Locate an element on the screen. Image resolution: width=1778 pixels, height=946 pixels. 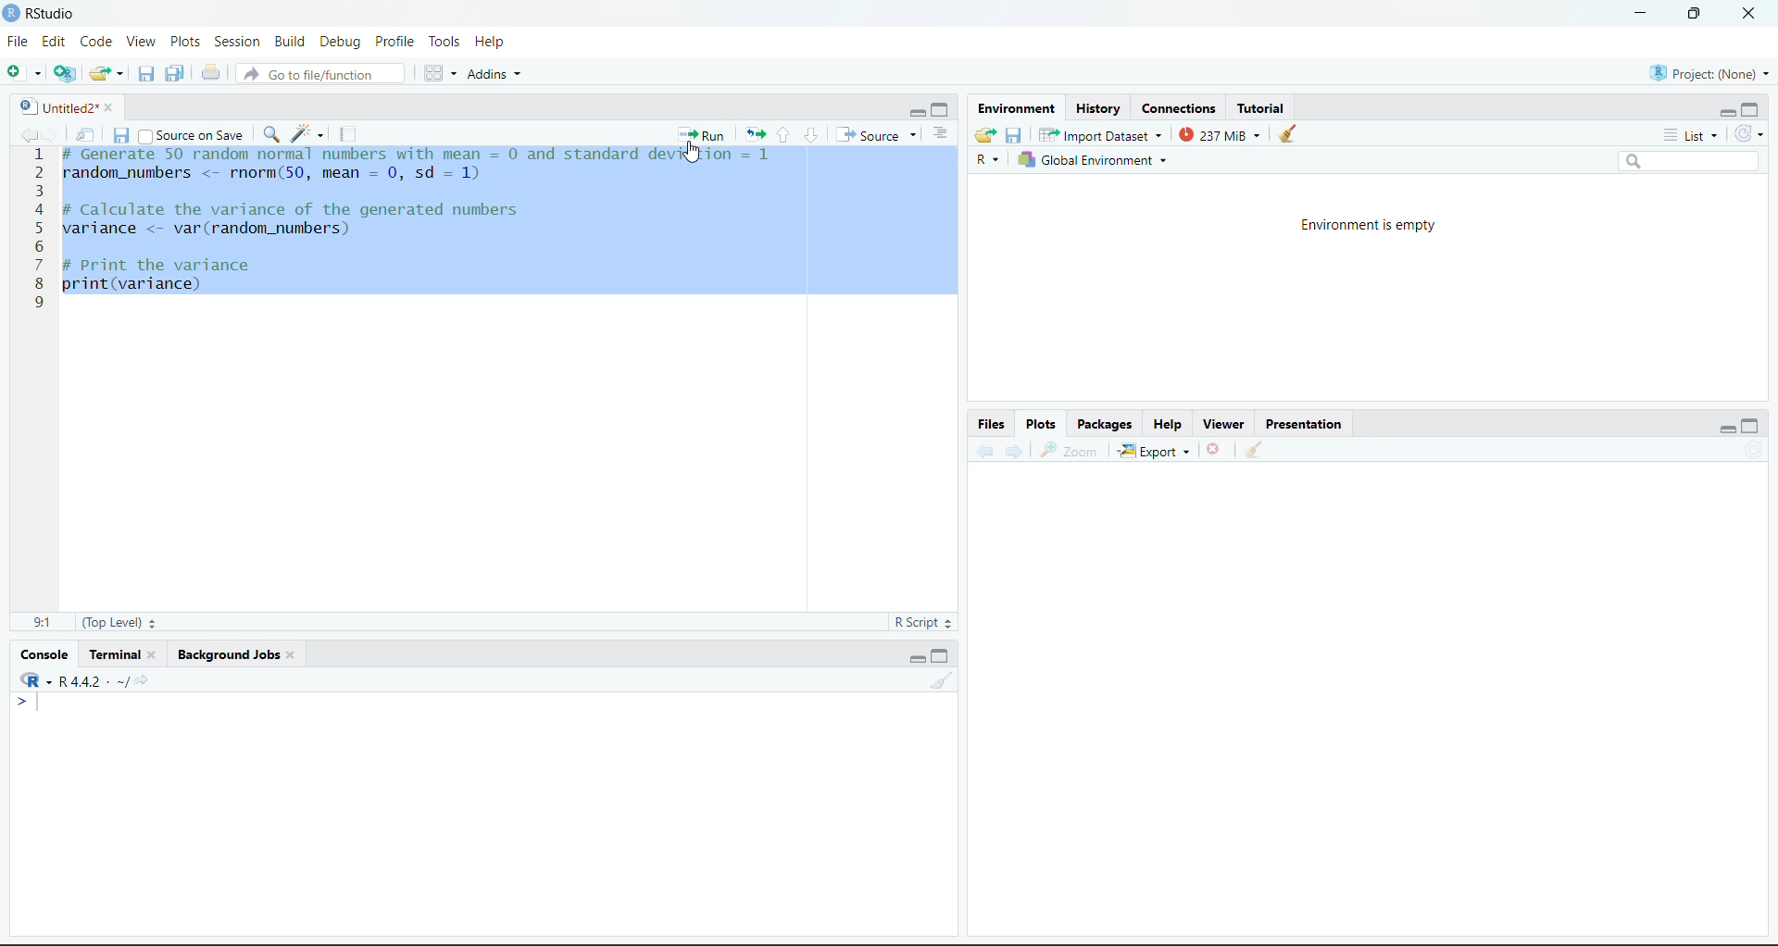
minimize is located at coordinates (917, 659).